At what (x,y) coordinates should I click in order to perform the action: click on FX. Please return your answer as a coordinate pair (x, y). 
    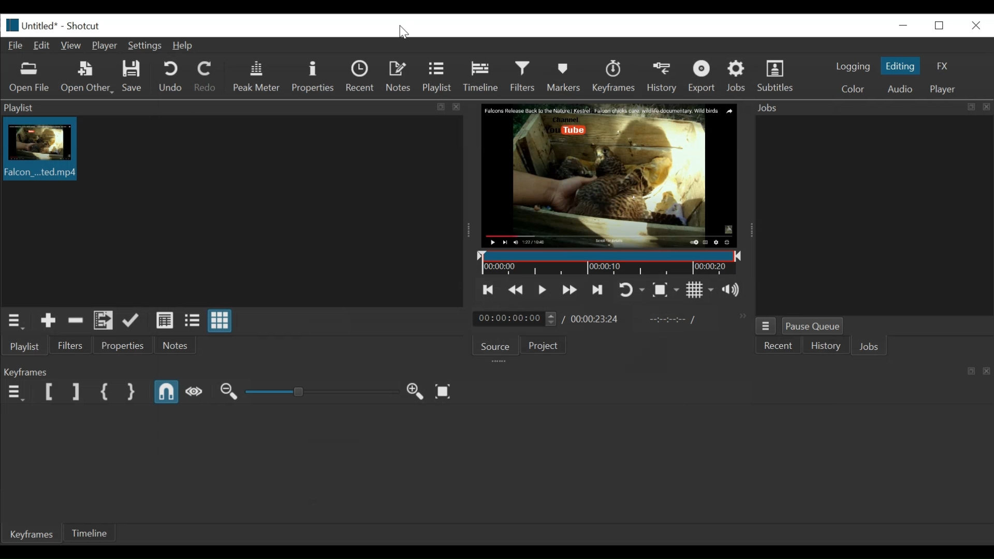
    Looking at the image, I should click on (940, 66).